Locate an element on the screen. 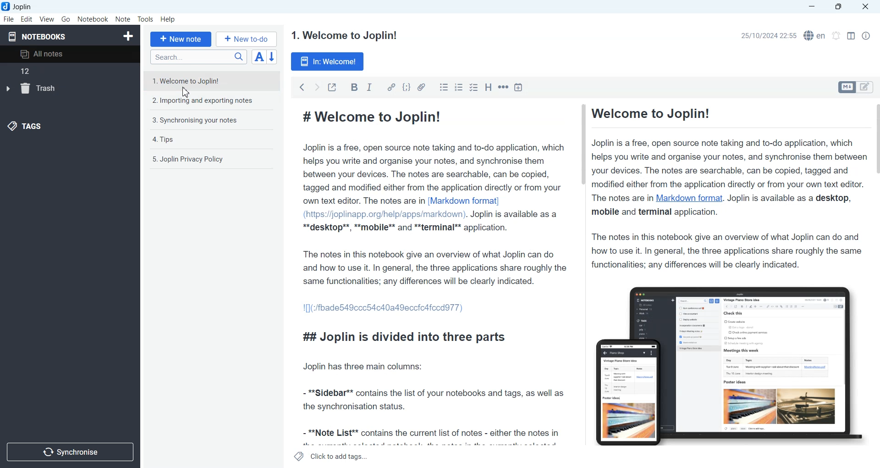  4. Tips is located at coordinates (164, 139).